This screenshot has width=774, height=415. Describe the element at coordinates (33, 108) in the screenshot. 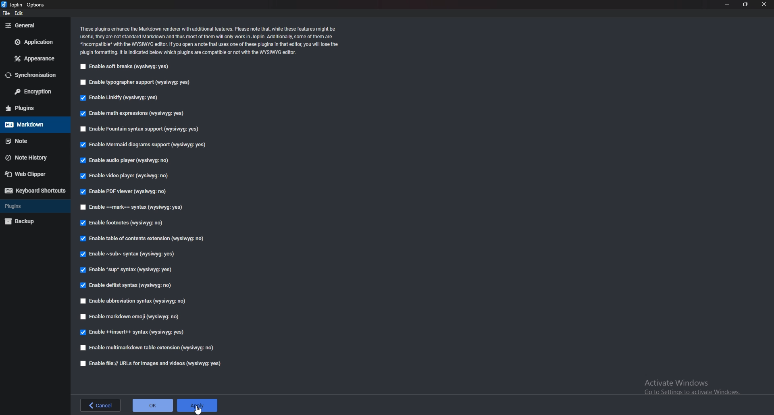

I see `plugins` at that location.